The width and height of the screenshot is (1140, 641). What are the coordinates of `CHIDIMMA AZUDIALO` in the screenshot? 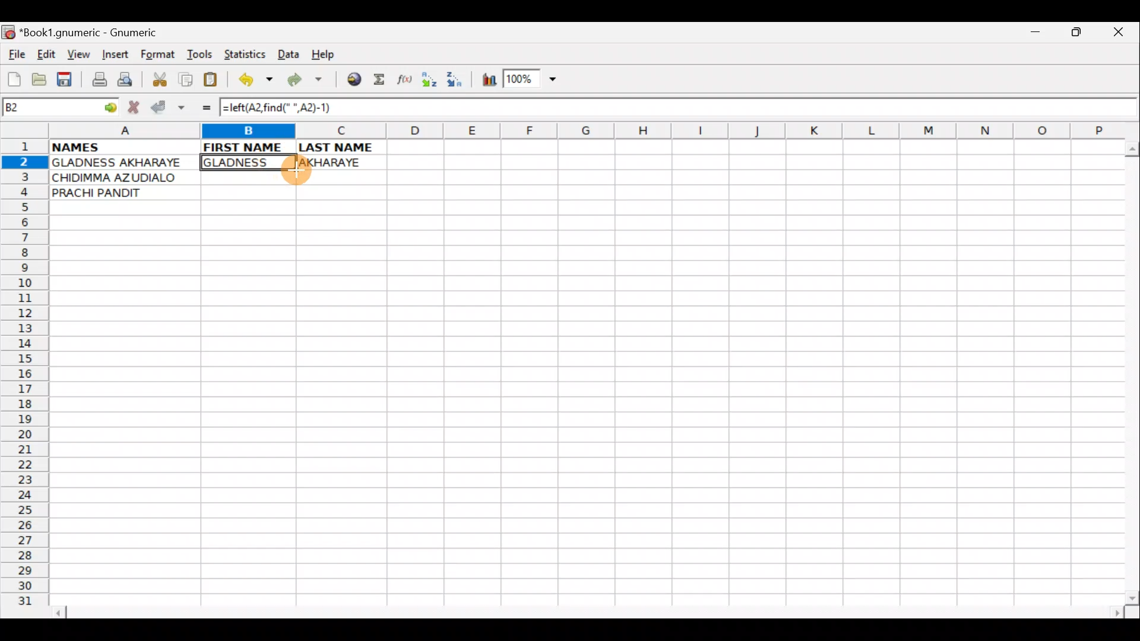 It's located at (119, 177).